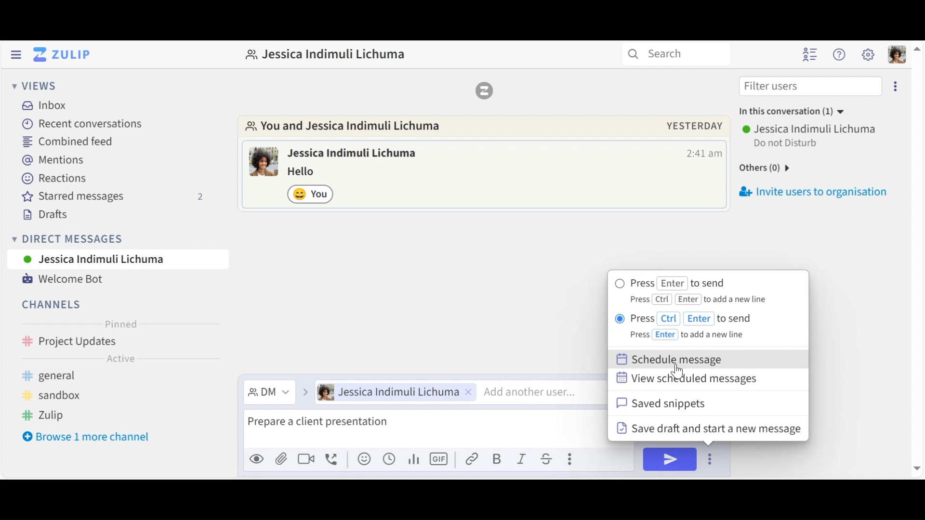 The image size is (925, 520). What do you see at coordinates (413, 459) in the screenshot?
I see `Add polls` at bounding box center [413, 459].